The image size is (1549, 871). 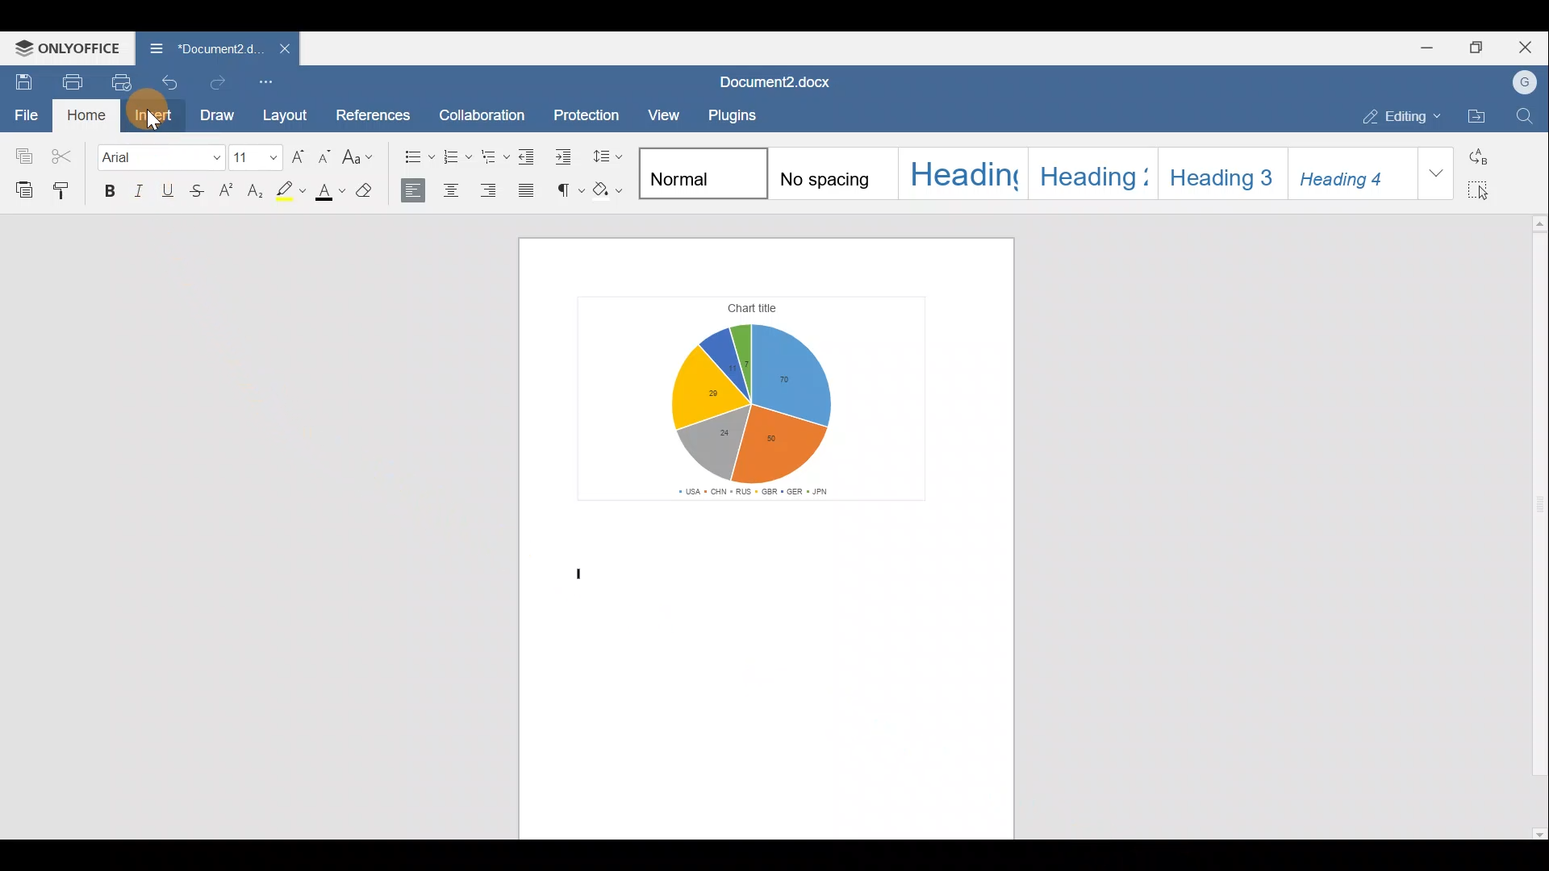 What do you see at coordinates (123, 82) in the screenshot?
I see `Quick print` at bounding box center [123, 82].